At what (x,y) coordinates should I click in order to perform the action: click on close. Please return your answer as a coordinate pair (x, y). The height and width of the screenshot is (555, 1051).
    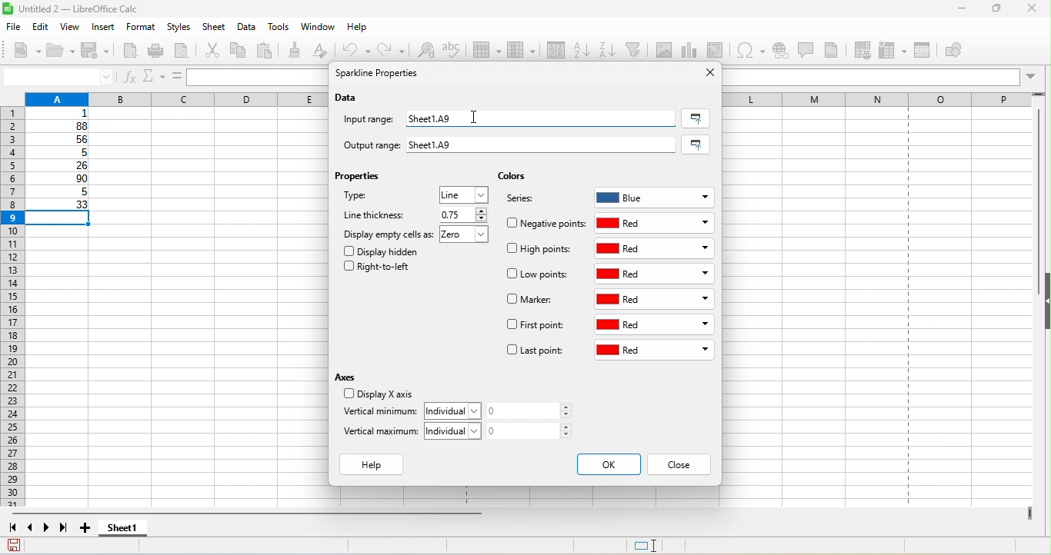
    Looking at the image, I should click on (679, 465).